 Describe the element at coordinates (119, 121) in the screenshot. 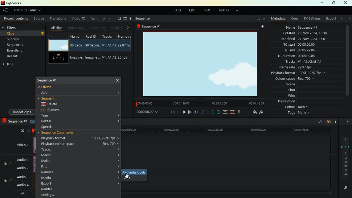

I see `Accordion` at that location.